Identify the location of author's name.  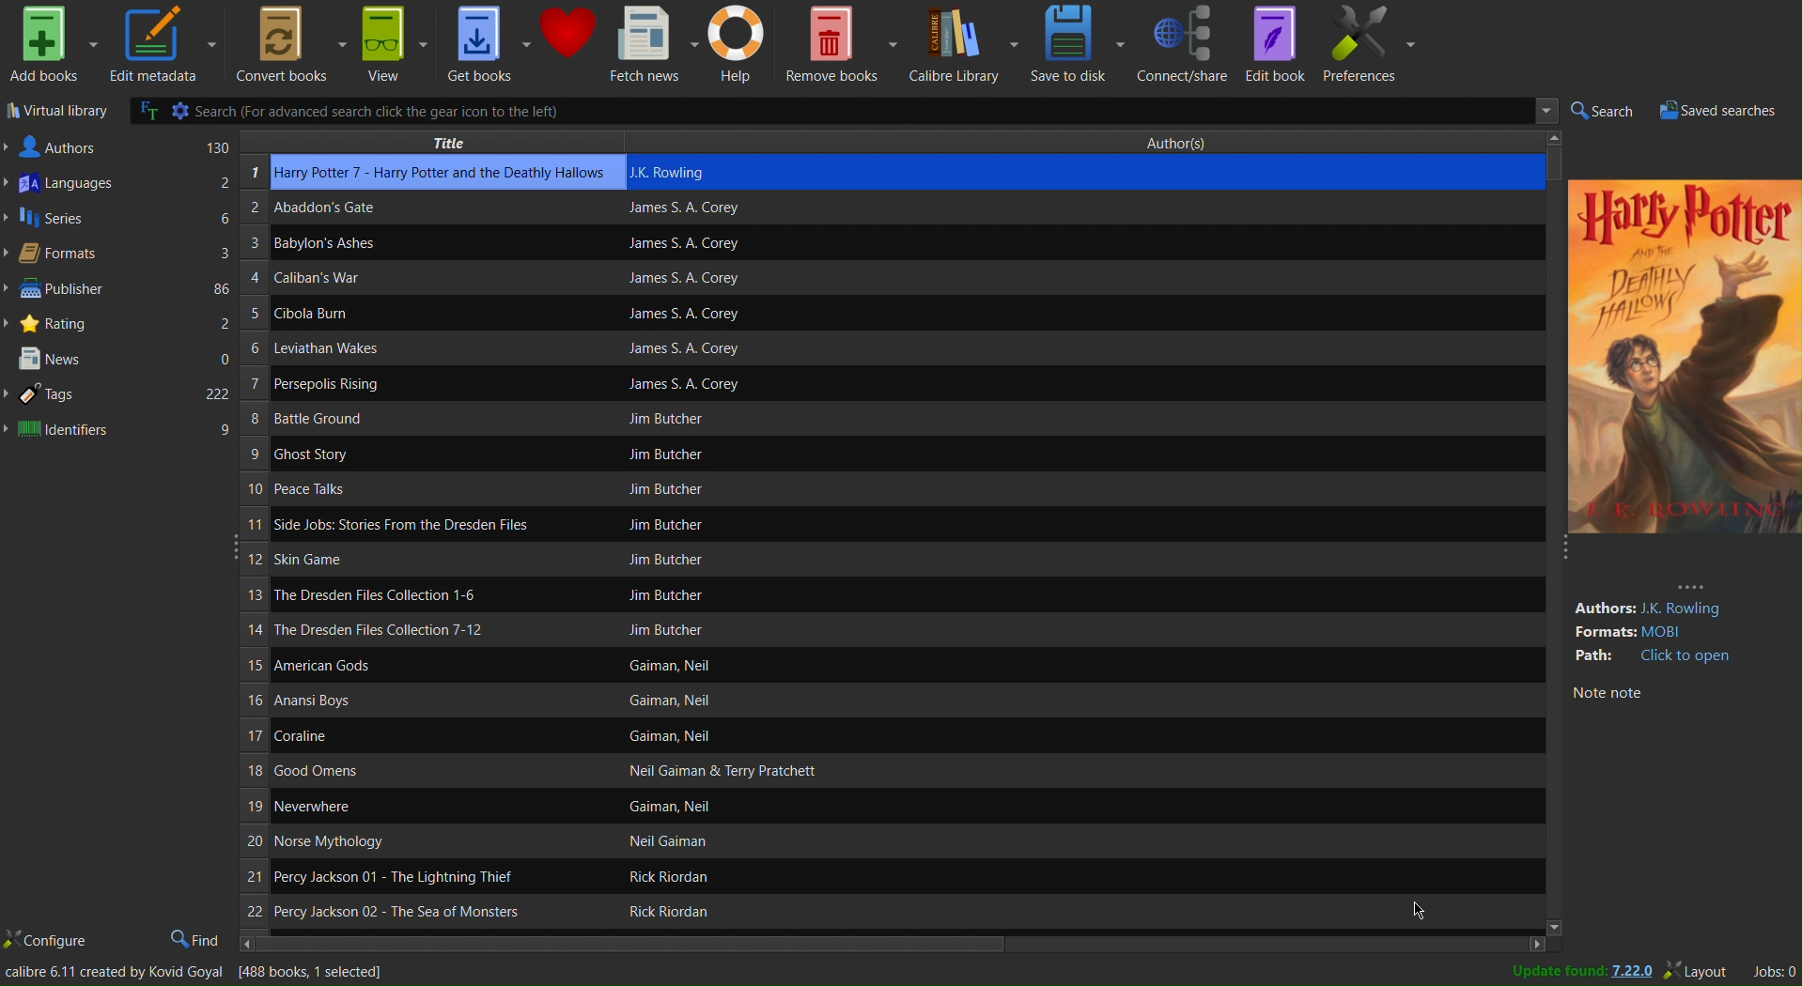
(1077, 173).